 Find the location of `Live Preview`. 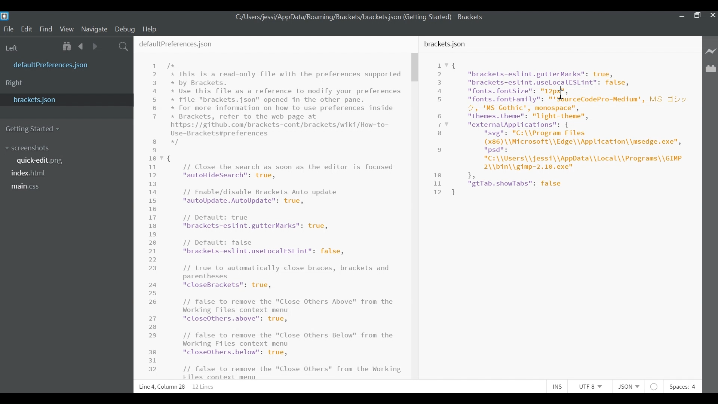

Live Preview is located at coordinates (711, 51).